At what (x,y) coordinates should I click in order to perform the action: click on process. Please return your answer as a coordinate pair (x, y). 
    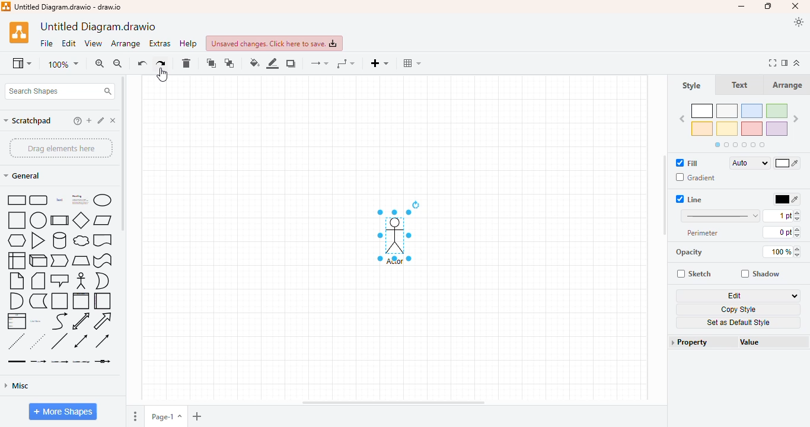
    Looking at the image, I should click on (59, 220).